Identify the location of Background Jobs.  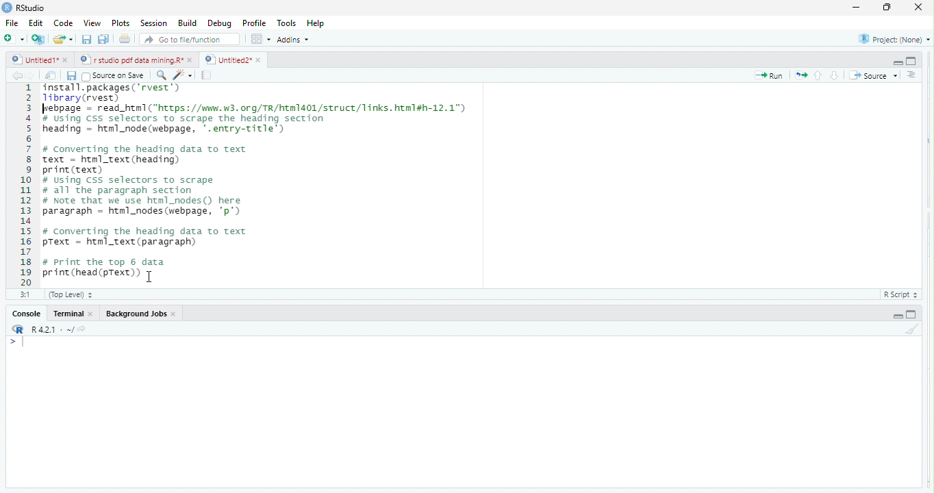
(134, 312).